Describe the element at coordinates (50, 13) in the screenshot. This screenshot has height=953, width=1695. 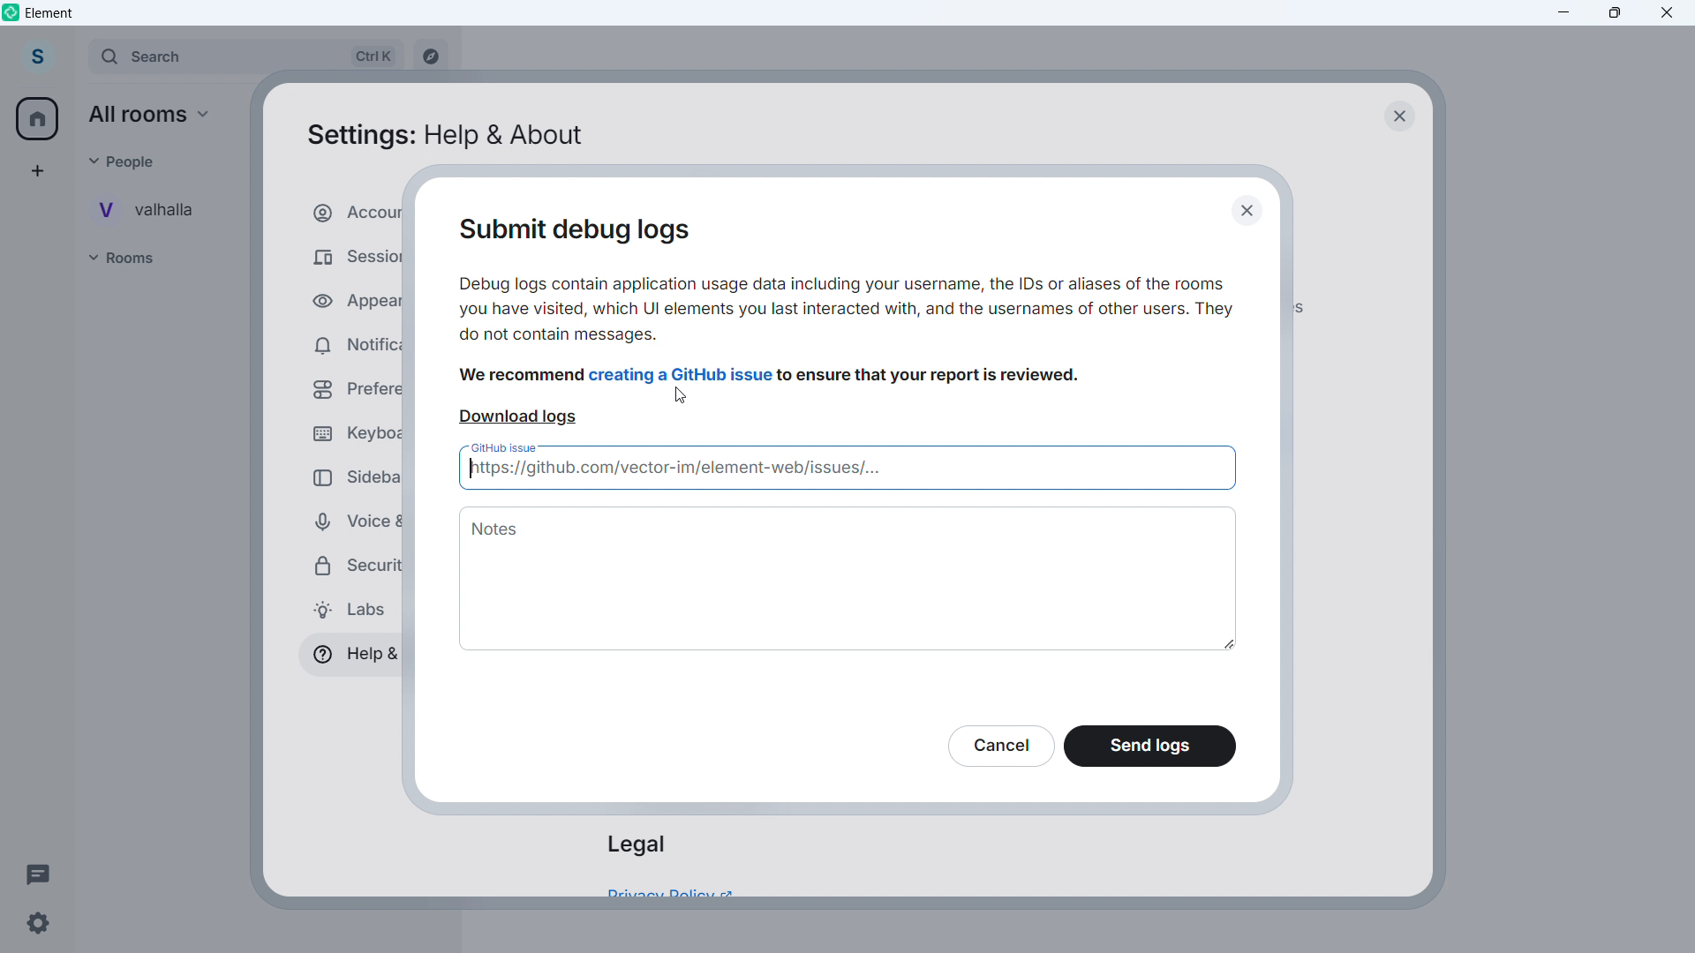
I see `Element` at that location.